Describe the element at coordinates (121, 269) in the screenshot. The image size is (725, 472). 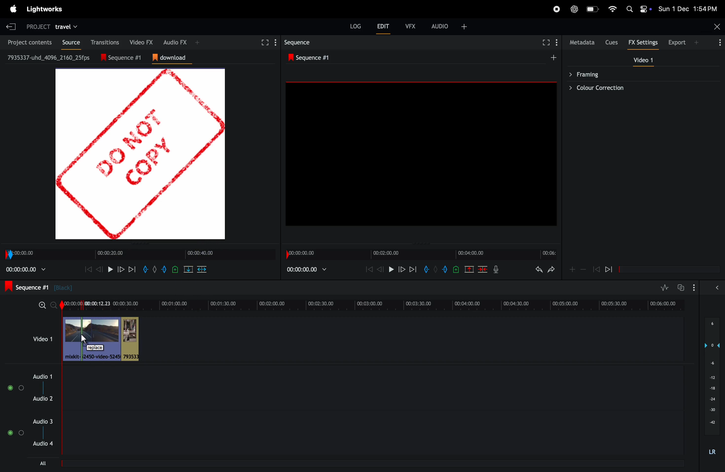
I see `forward` at that location.